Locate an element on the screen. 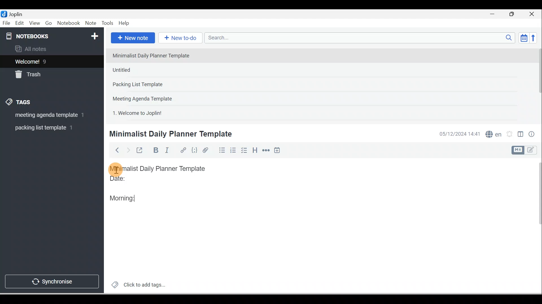  Attach file is located at coordinates (207, 150).